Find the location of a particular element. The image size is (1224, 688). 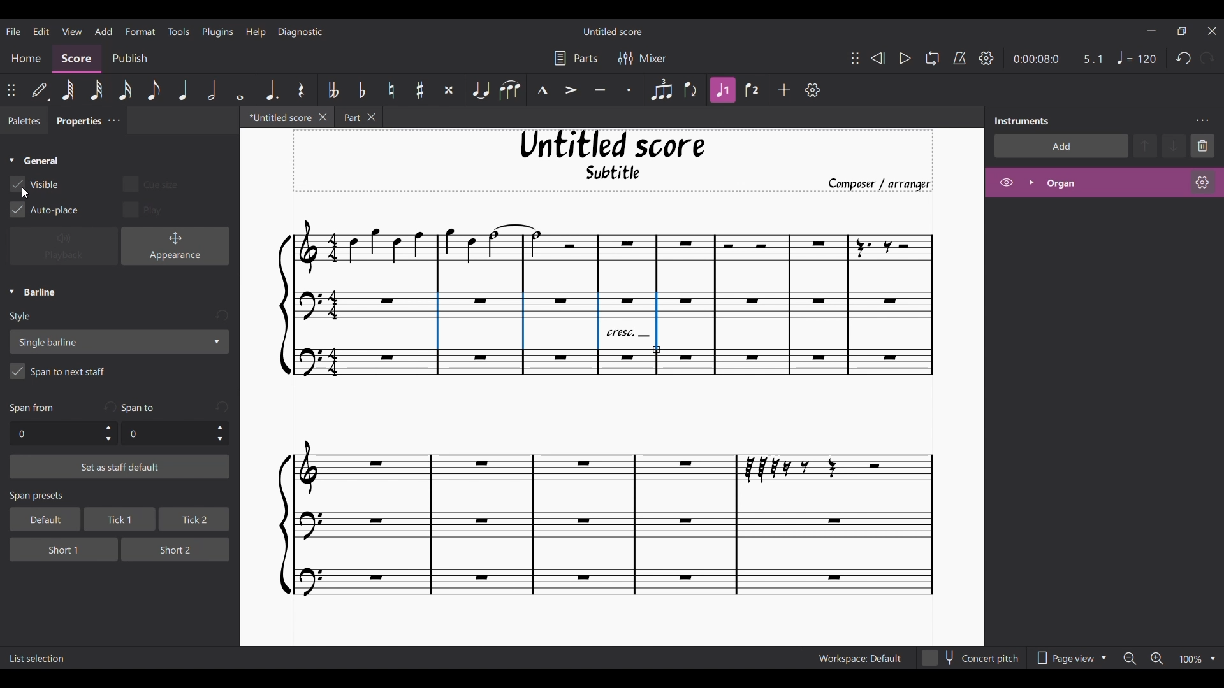

File menu is located at coordinates (13, 31).